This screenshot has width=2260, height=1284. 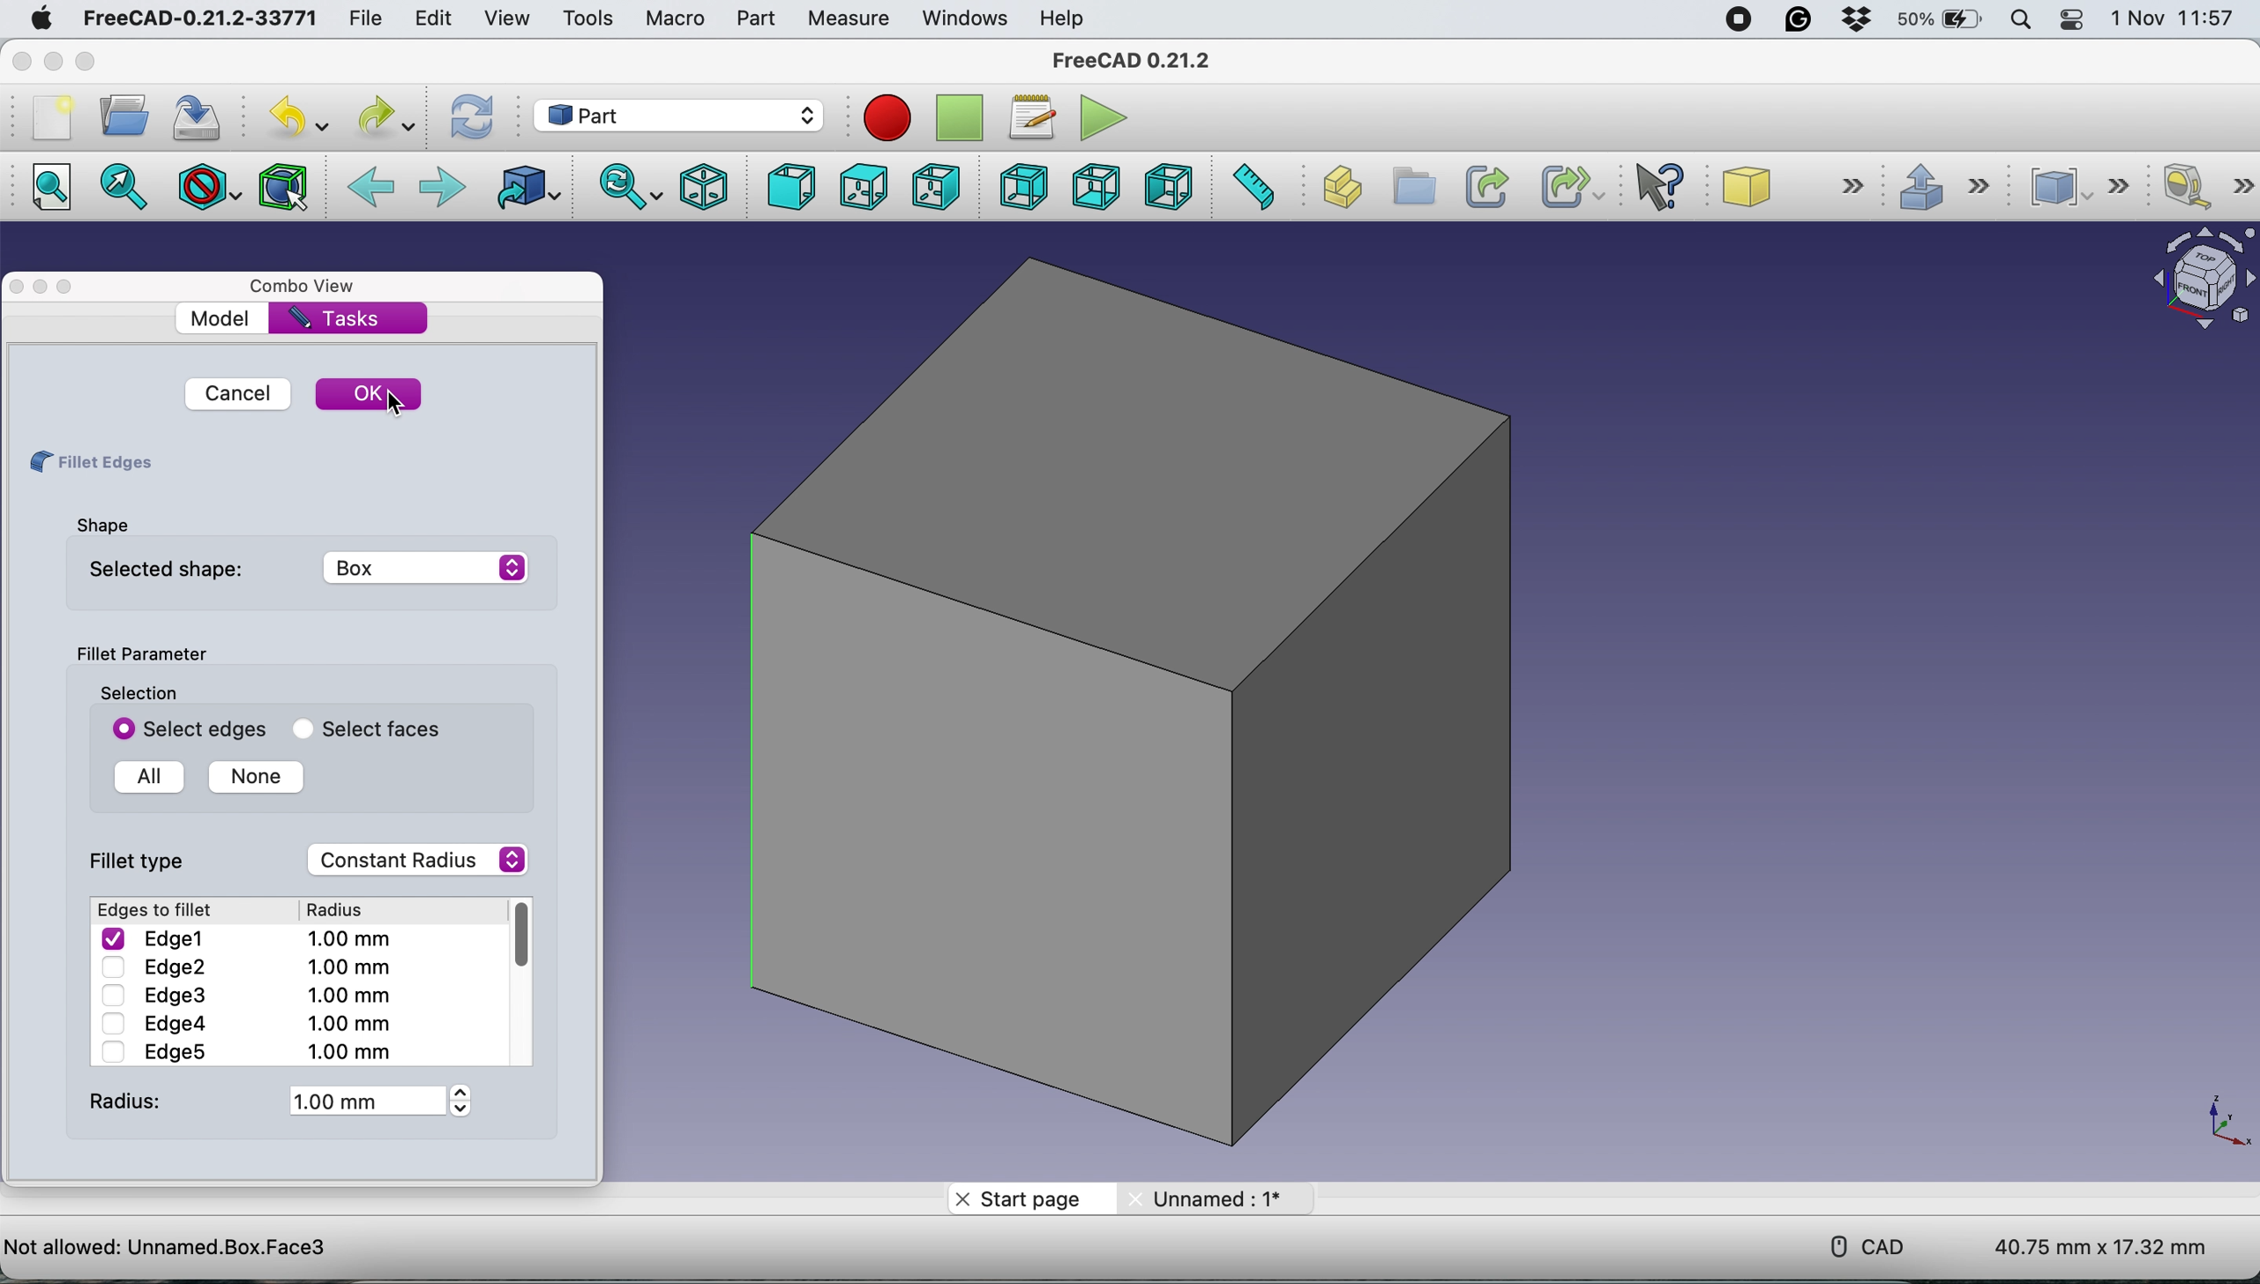 I want to click on Edges to fillet, so click(x=159, y=910).